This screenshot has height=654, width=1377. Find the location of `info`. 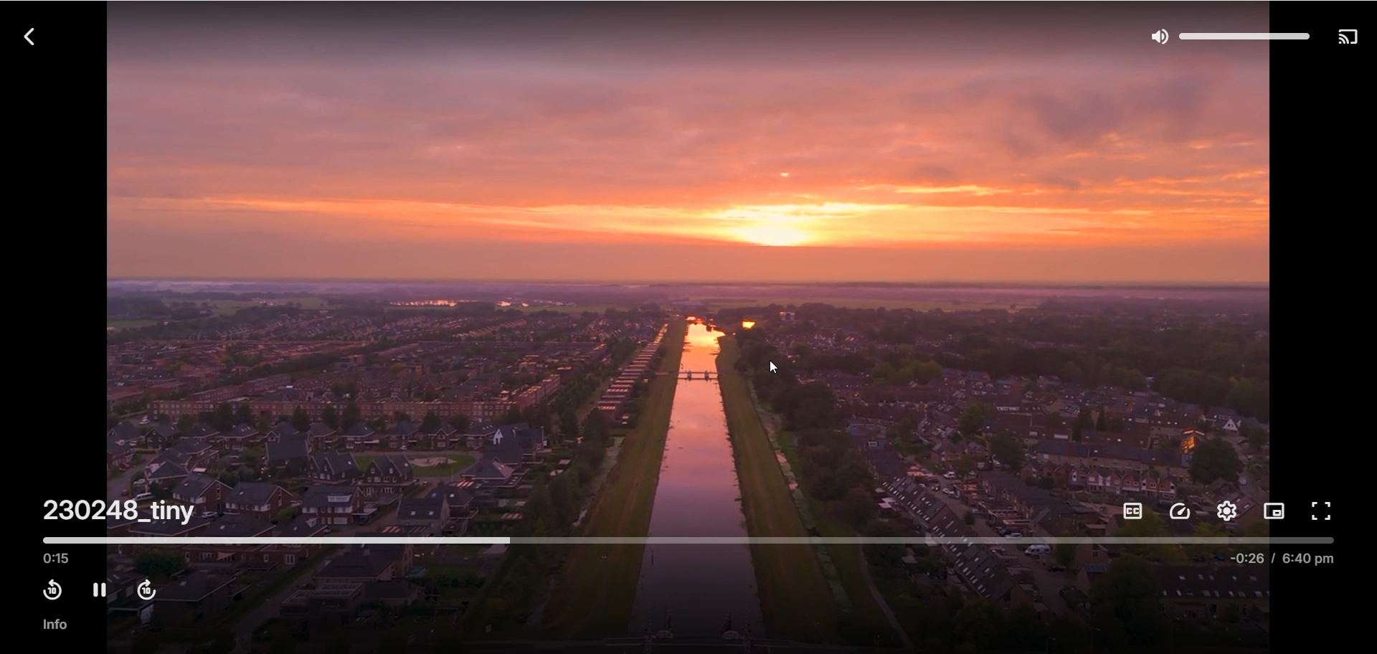

info is located at coordinates (57, 625).